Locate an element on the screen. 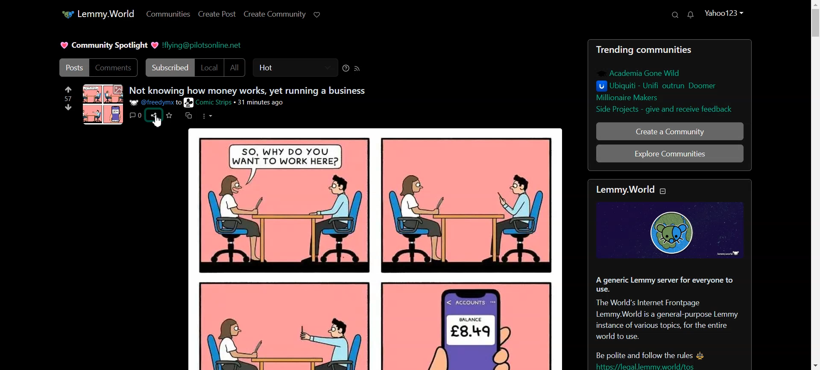 This screenshot has width=820, height=370. Home Page is located at coordinates (97, 14).